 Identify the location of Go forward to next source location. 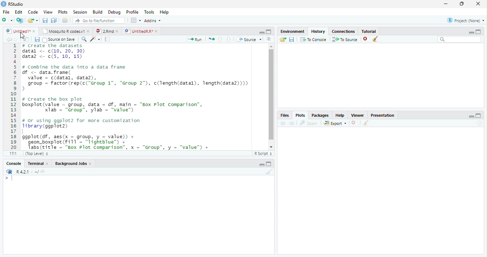
(16, 40).